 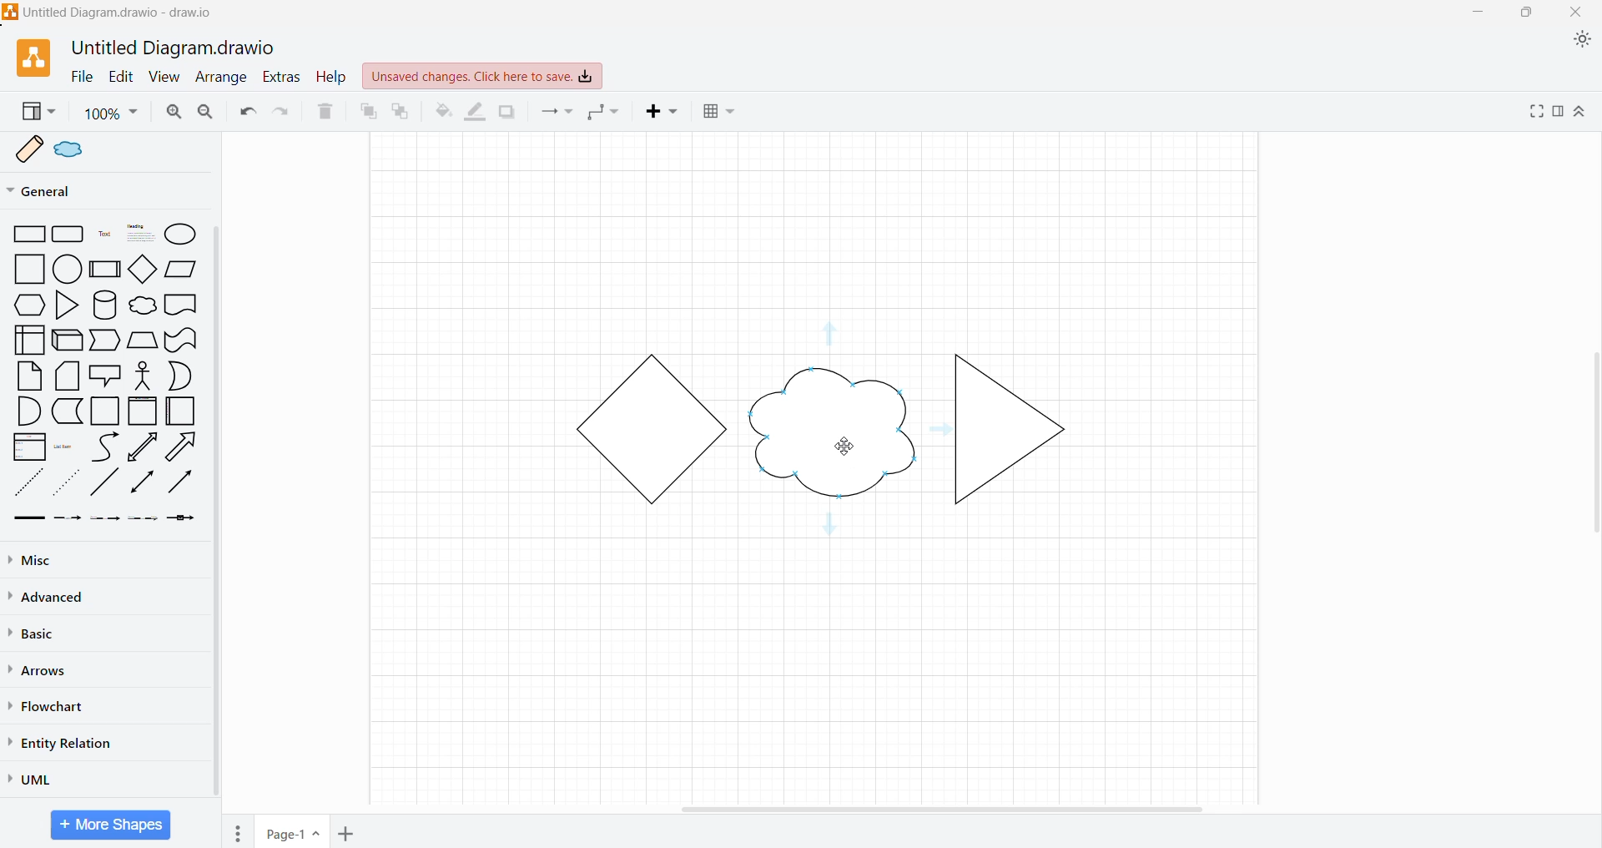 What do you see at coordinates (666, 114) in the screenshot?
I see `Insert` at bounding box center [666, 114].